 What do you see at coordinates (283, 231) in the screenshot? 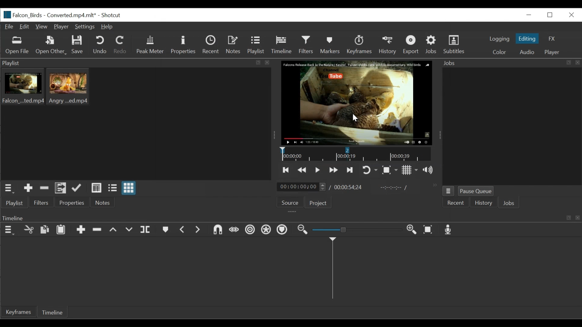
I see `Ripple Markers` at bounding box center [283, 231].